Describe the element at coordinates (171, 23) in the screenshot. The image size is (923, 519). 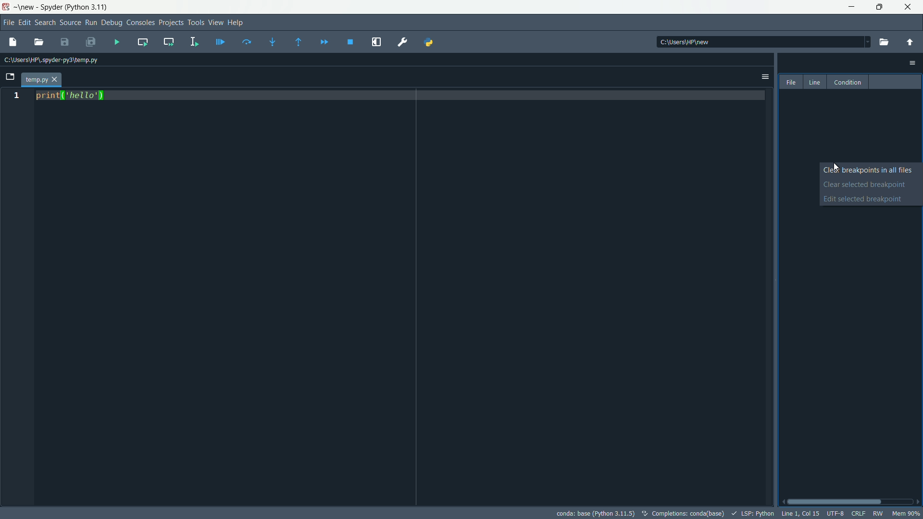
I see `projects menu` at that location.